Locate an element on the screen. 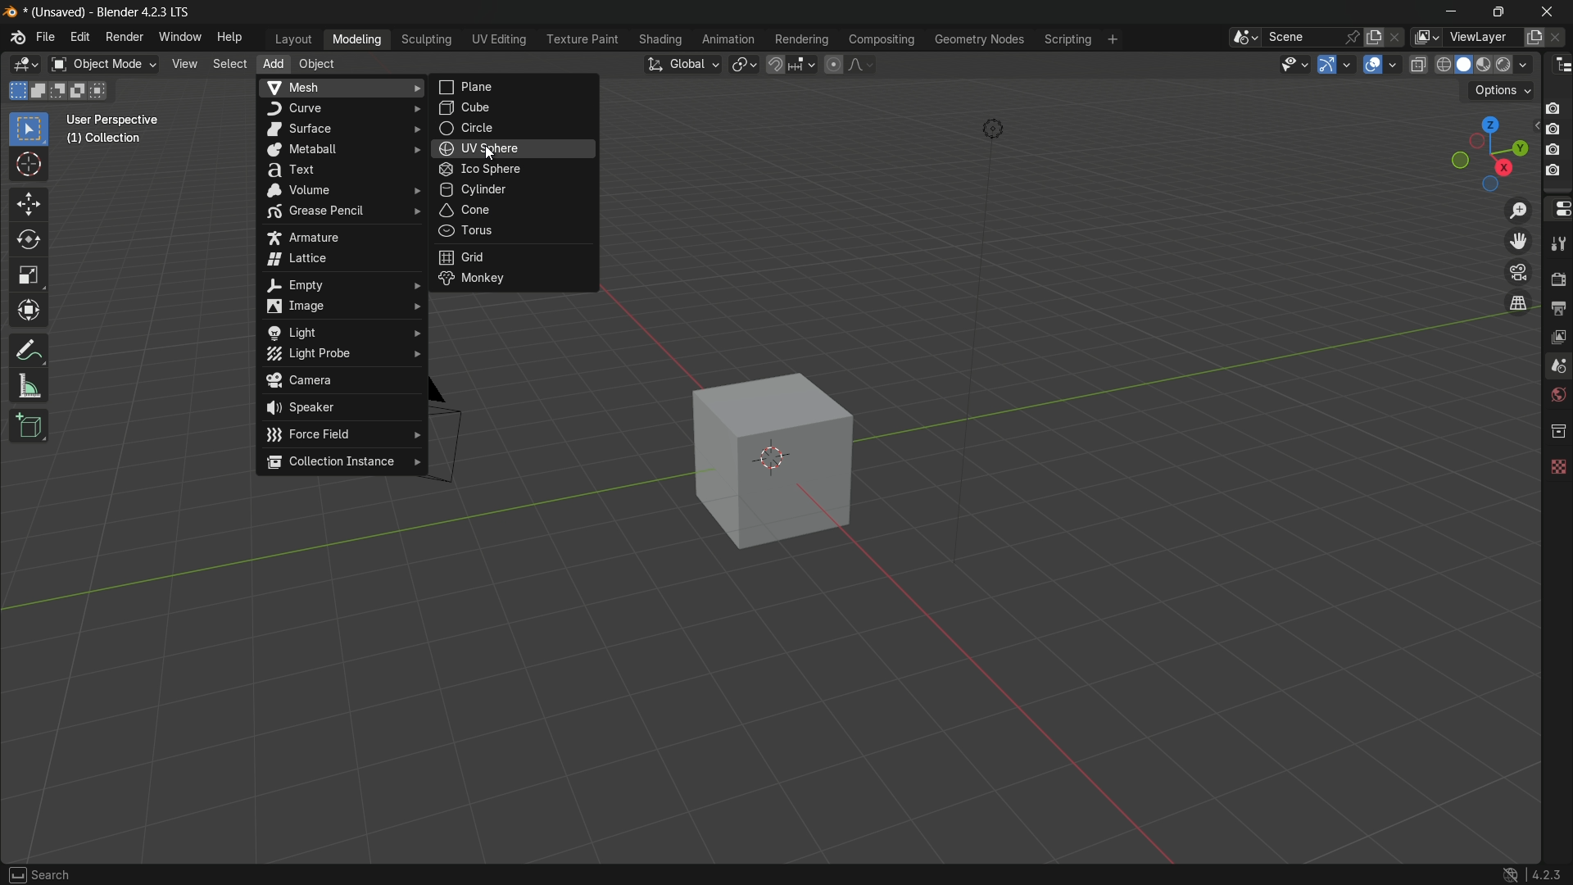 The image size is (1573, 885). cursor is located at coordinates (29, 167).